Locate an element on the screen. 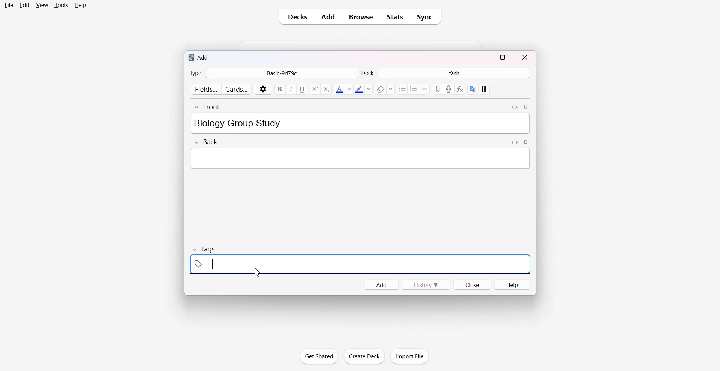 This screenshot has width=720, height=371. Edit is located at coordinates (25, 5).